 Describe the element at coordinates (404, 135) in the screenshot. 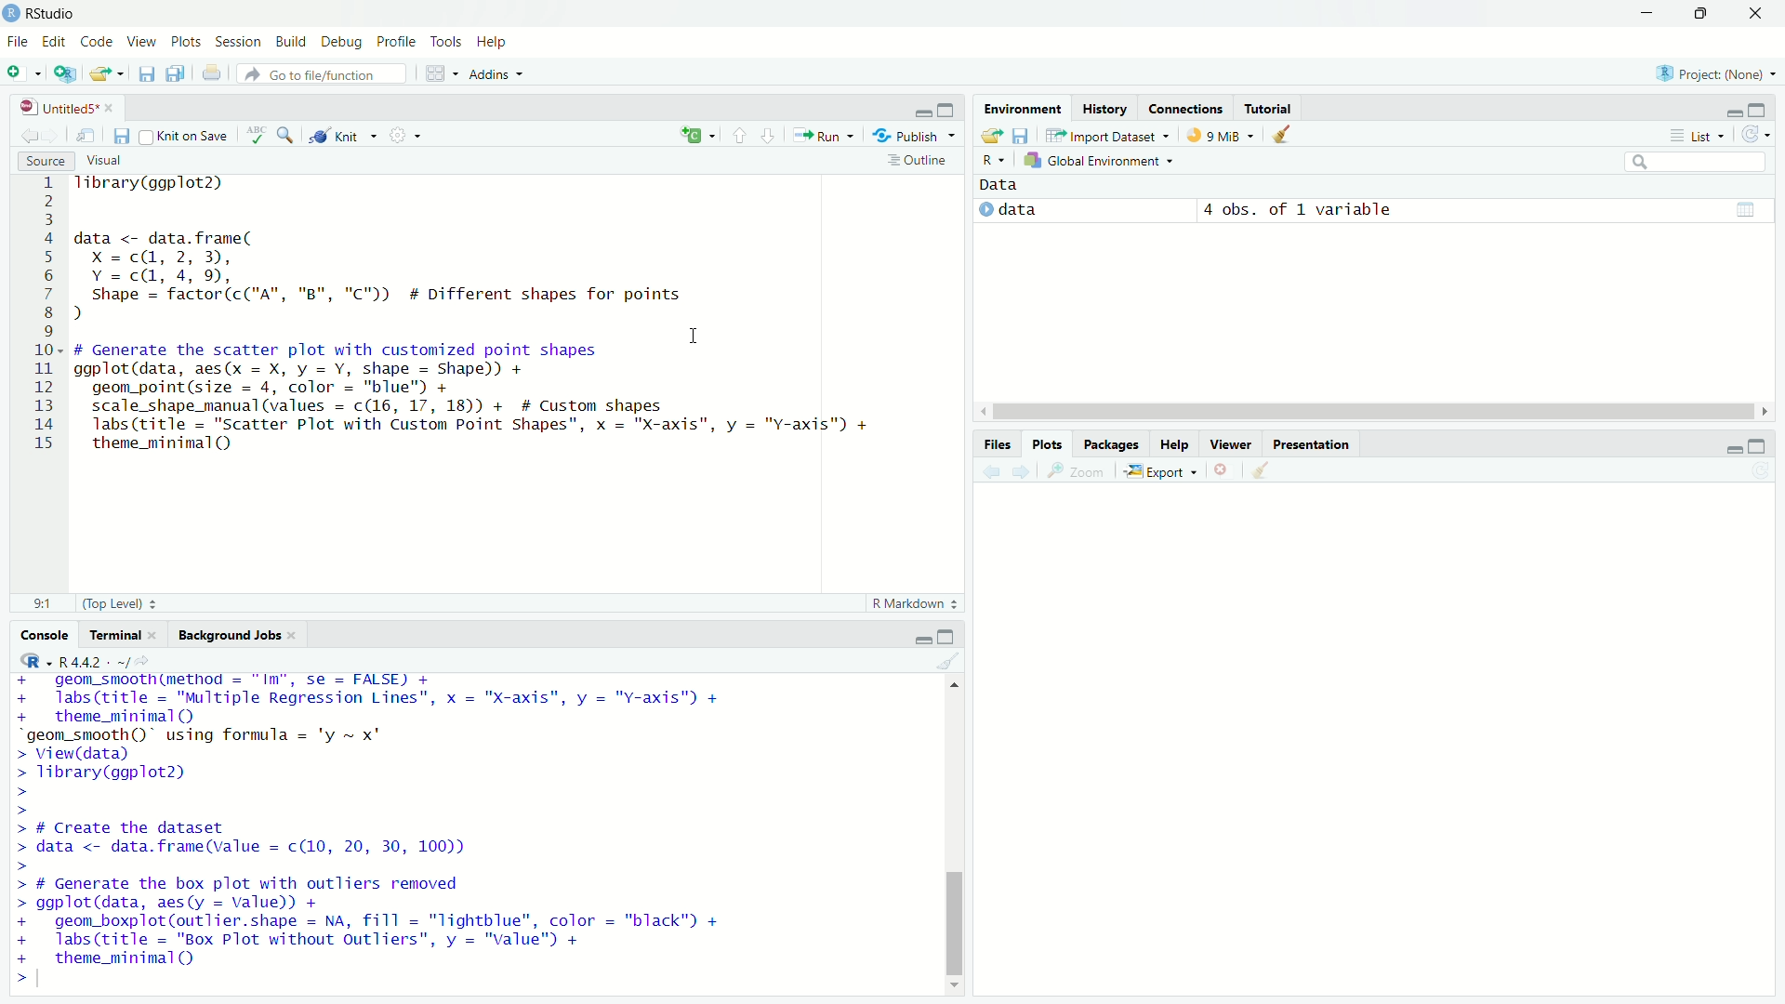

I see `More options` at that location.